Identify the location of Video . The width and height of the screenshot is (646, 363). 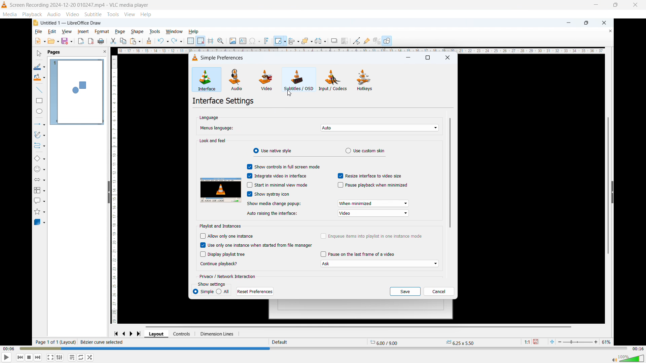
(72, 14).